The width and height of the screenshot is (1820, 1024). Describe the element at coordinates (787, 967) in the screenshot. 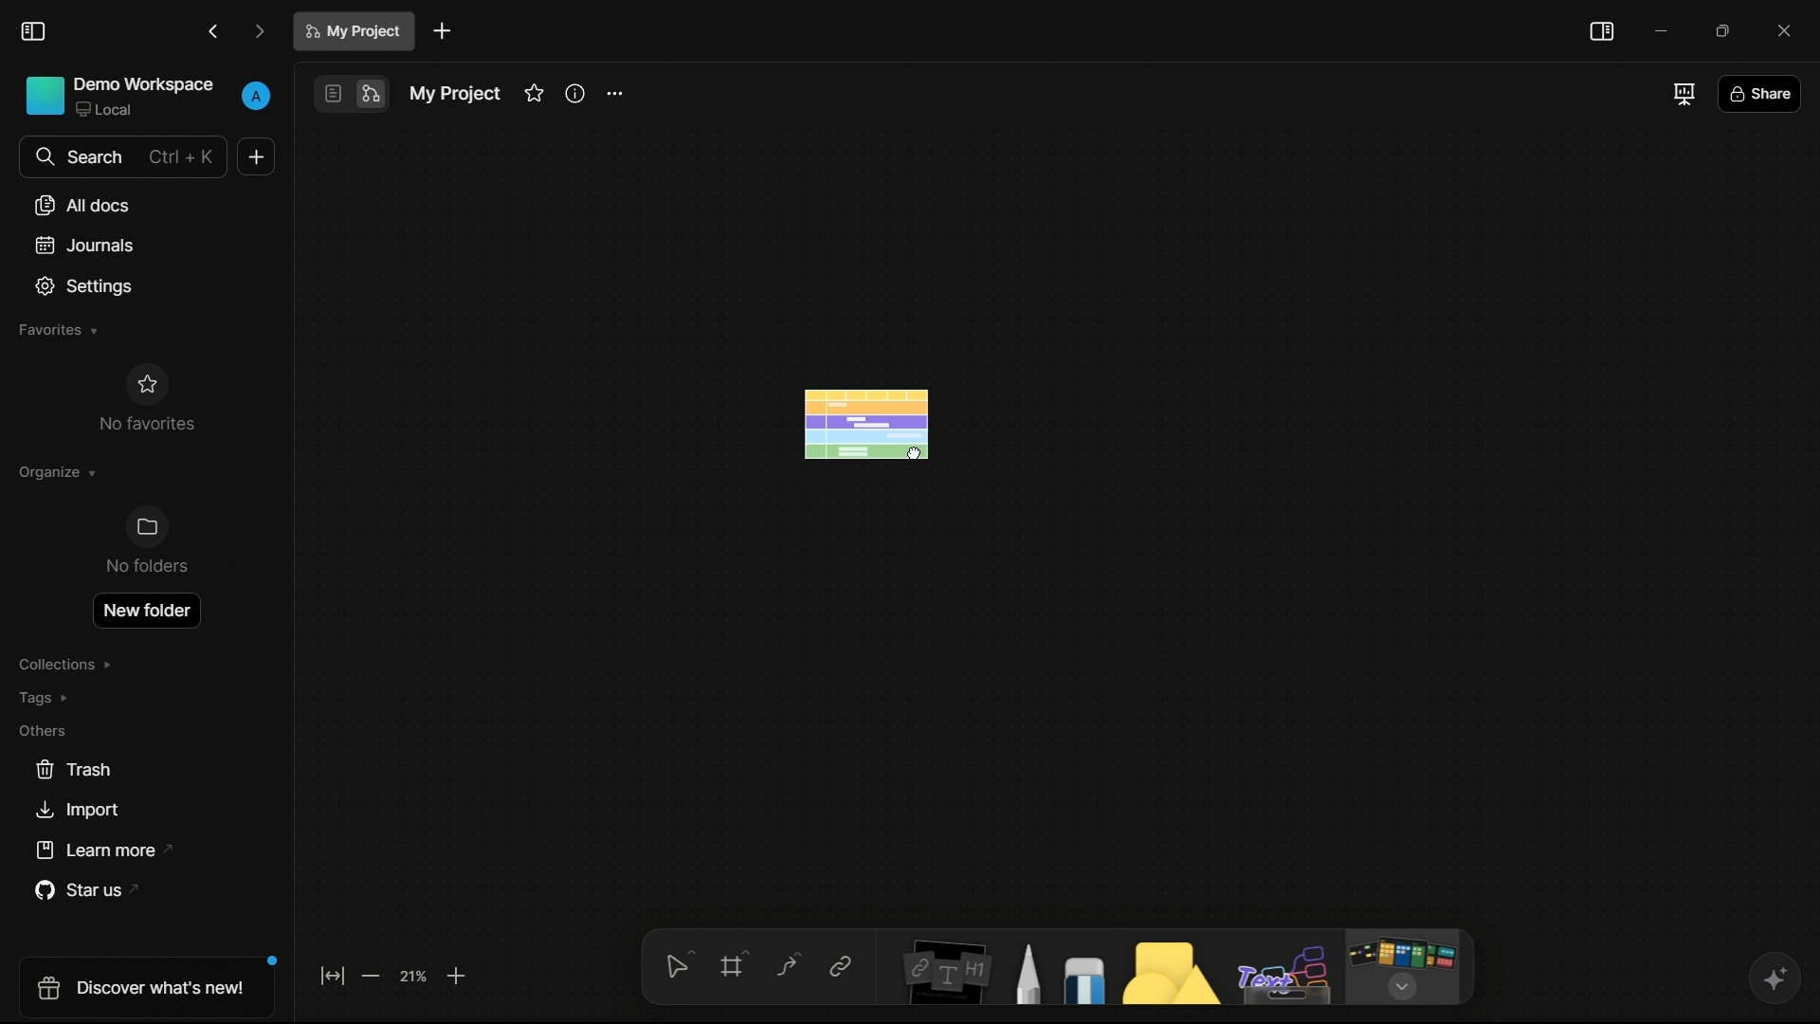

I see `connector` at that location.